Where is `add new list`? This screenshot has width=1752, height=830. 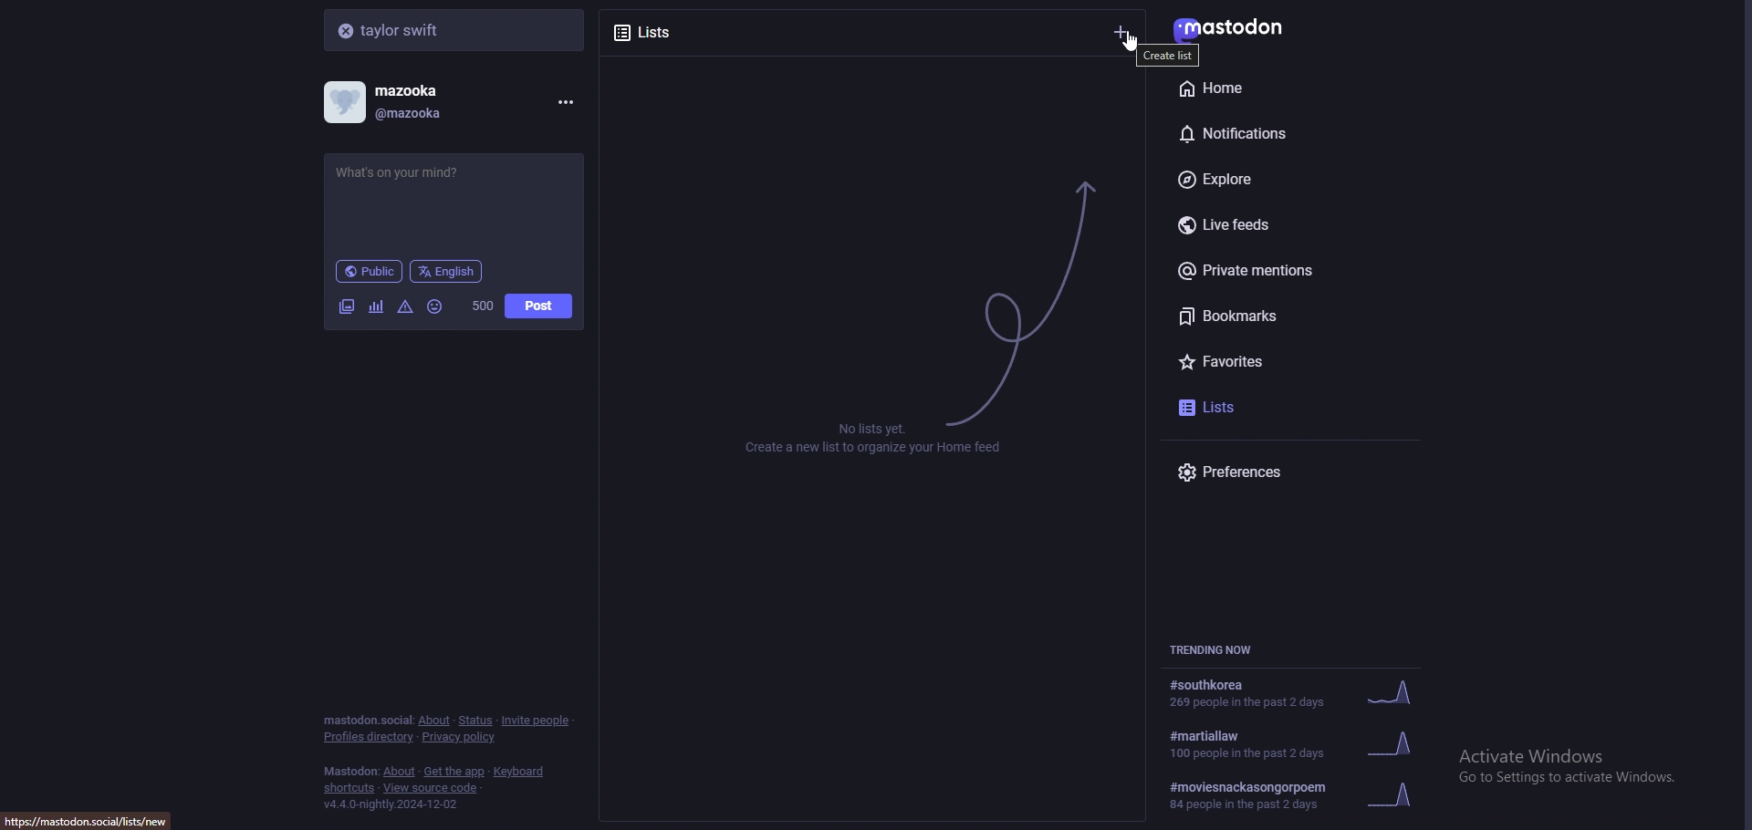
add new list is located at coordinates (1122, 32).